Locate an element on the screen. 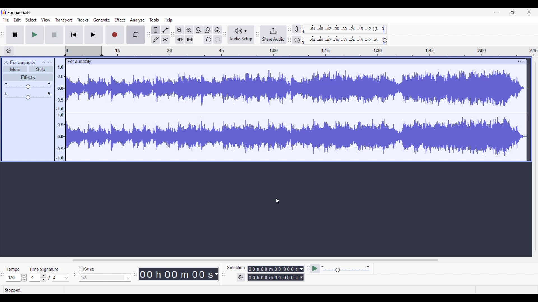 The width and height of the screenshot is (538, 302). Record meter is located at coordinates (300, 29).